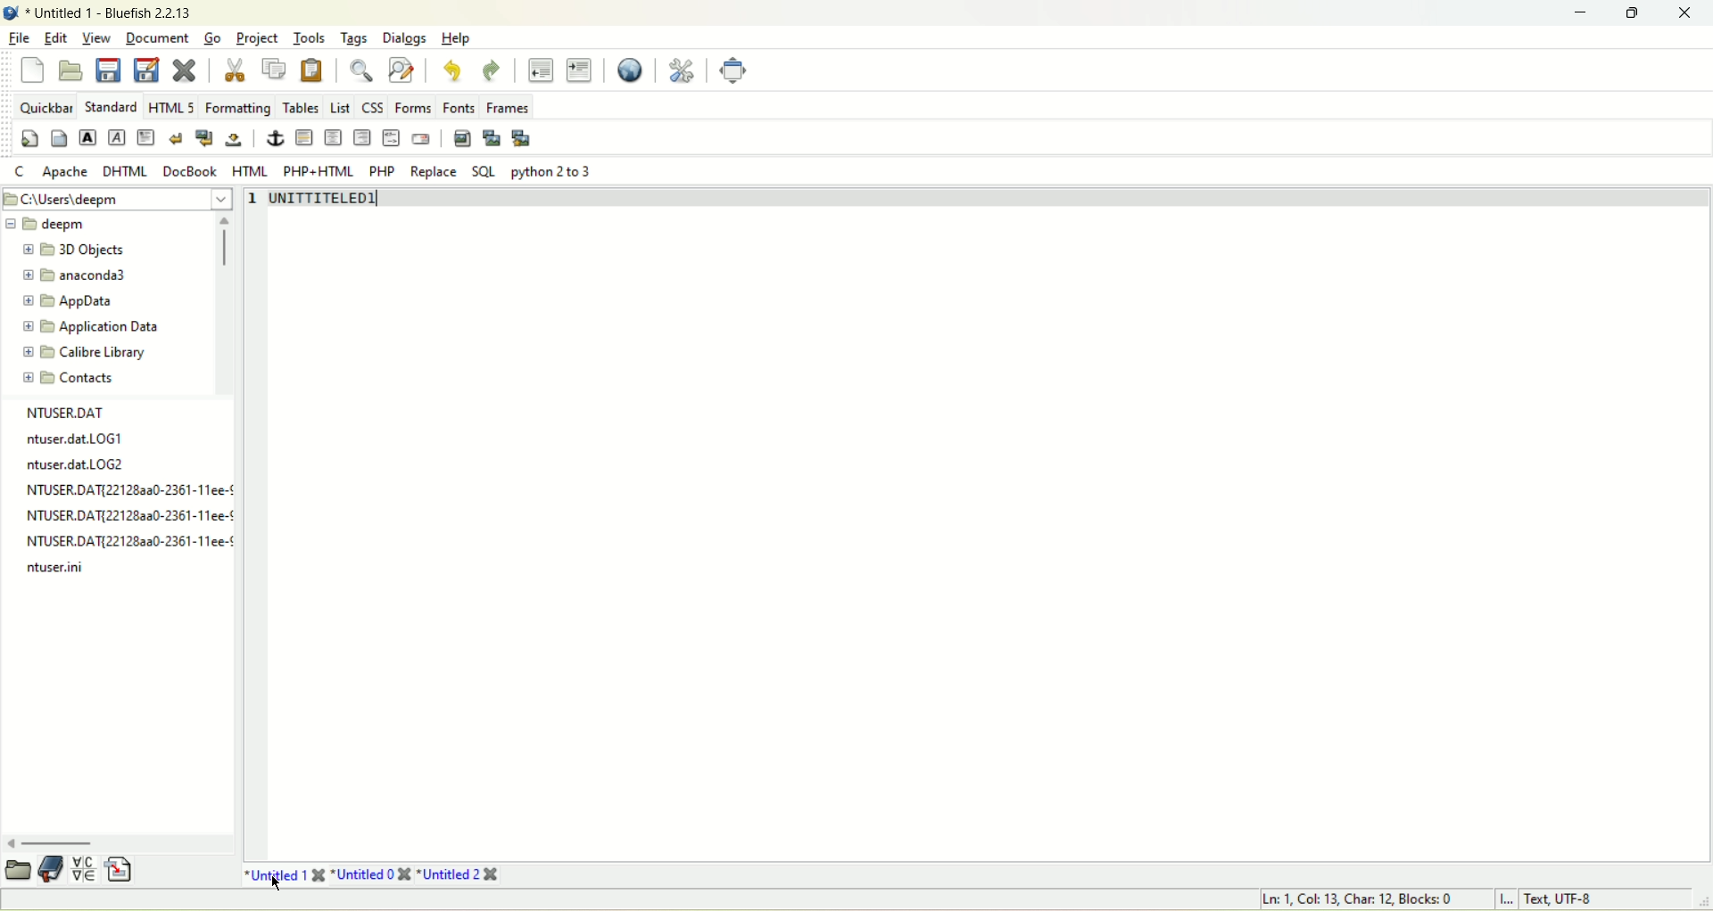 This screenshot has height=911, width=1713. What do you see at coordinates (359, 40) in the screenshot?
I see `Tags` at bounding box center [359, 40].